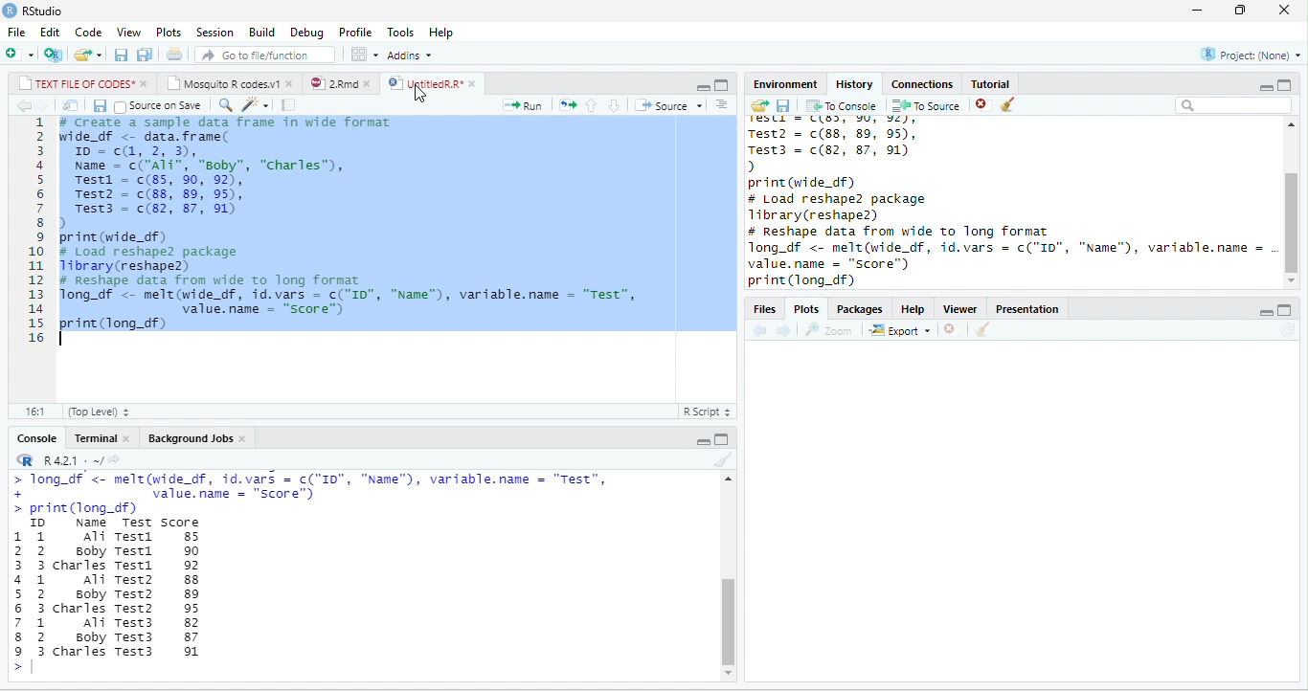 The image size is (1308, 691). Describe the element at coordinates (129, 33) in the screenshot. I see `View` at that location.